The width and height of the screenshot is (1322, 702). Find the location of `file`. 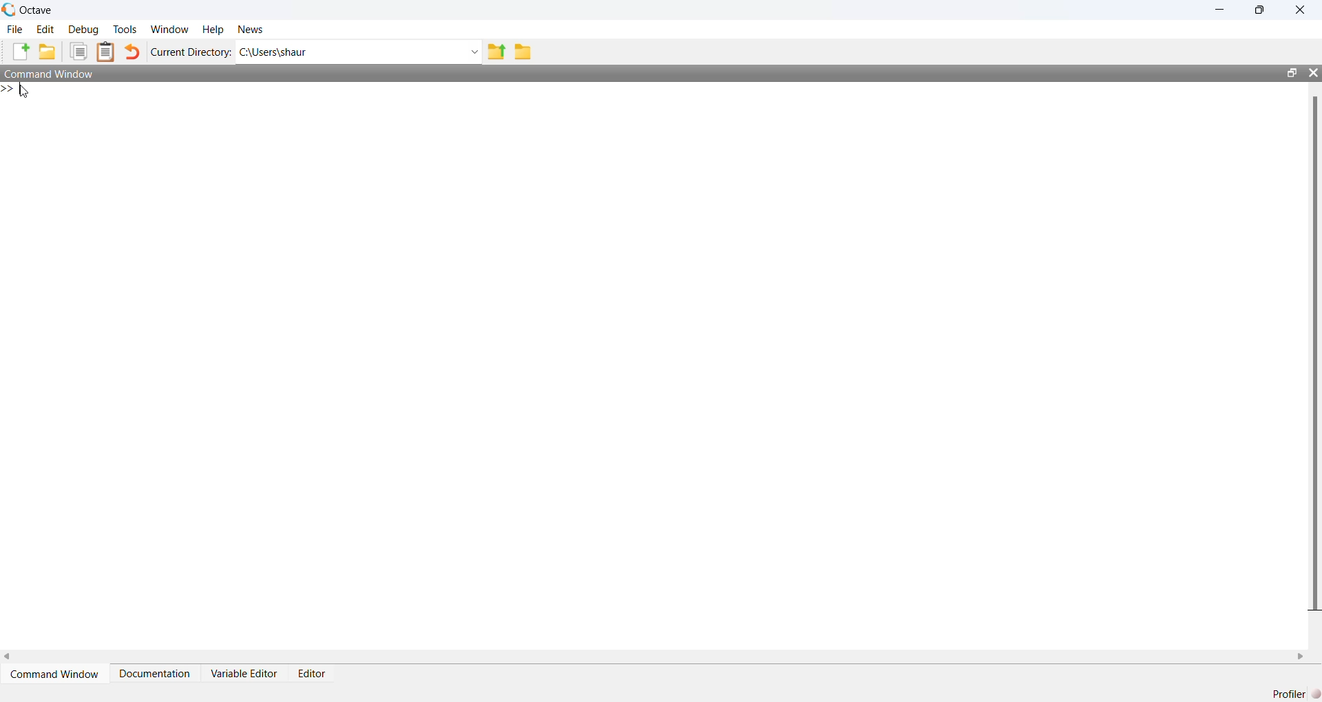

file is located at coordinates (16, 29).